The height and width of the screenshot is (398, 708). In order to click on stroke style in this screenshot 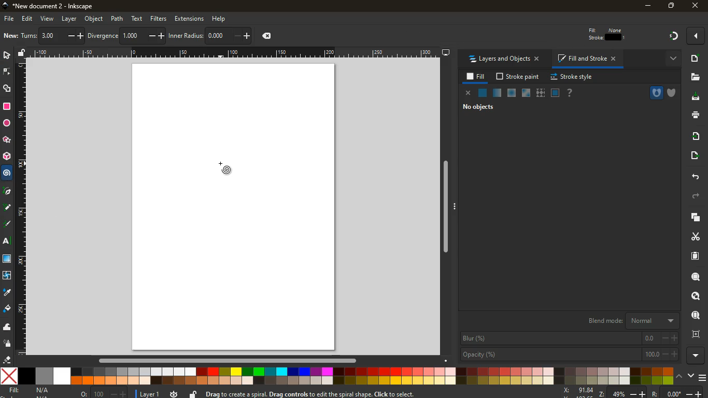, I will do `click(573, 77)`.